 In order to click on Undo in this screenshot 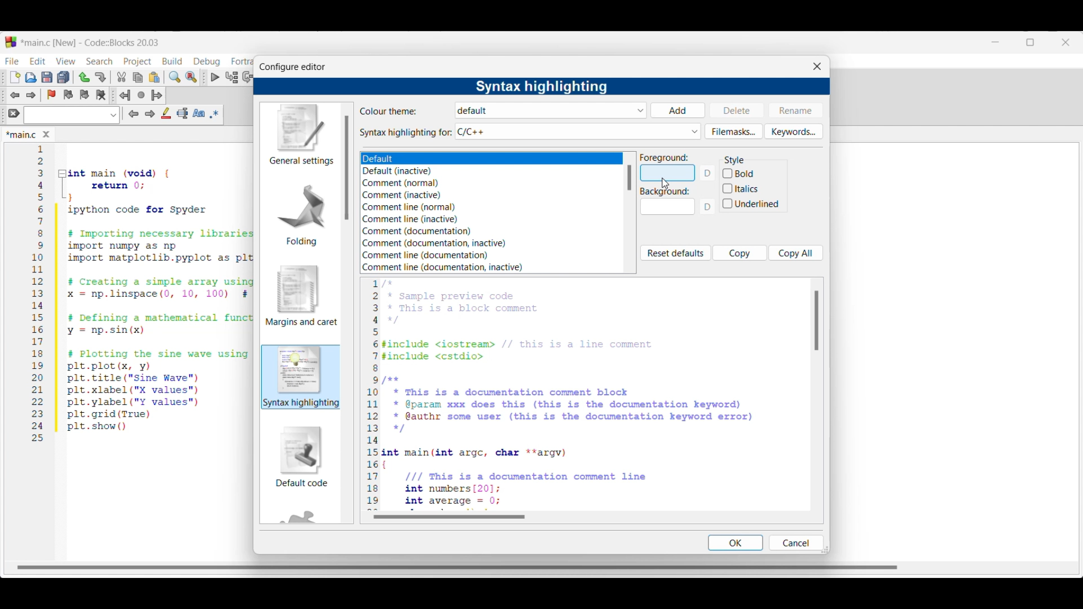, I will do `click(84, 77)`.